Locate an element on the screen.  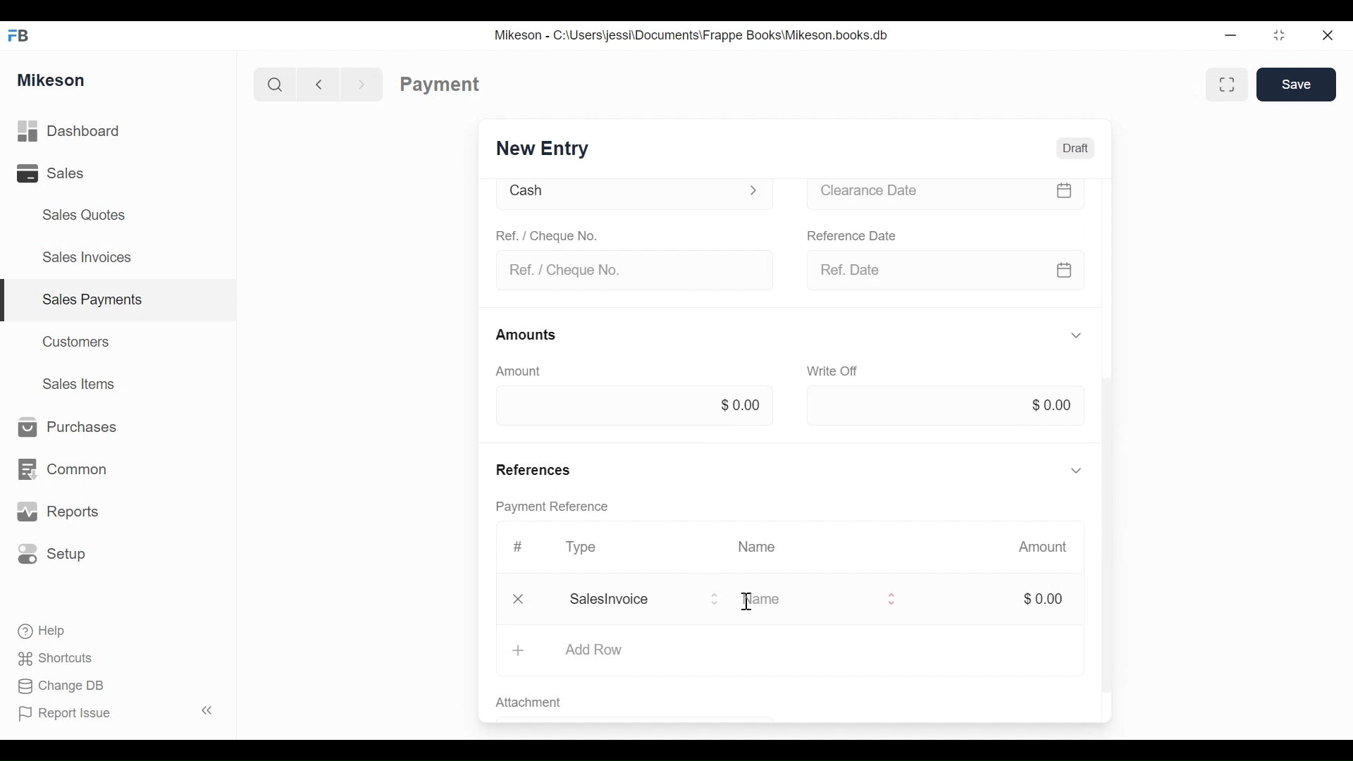
FB is located at coordinates (23, 33).